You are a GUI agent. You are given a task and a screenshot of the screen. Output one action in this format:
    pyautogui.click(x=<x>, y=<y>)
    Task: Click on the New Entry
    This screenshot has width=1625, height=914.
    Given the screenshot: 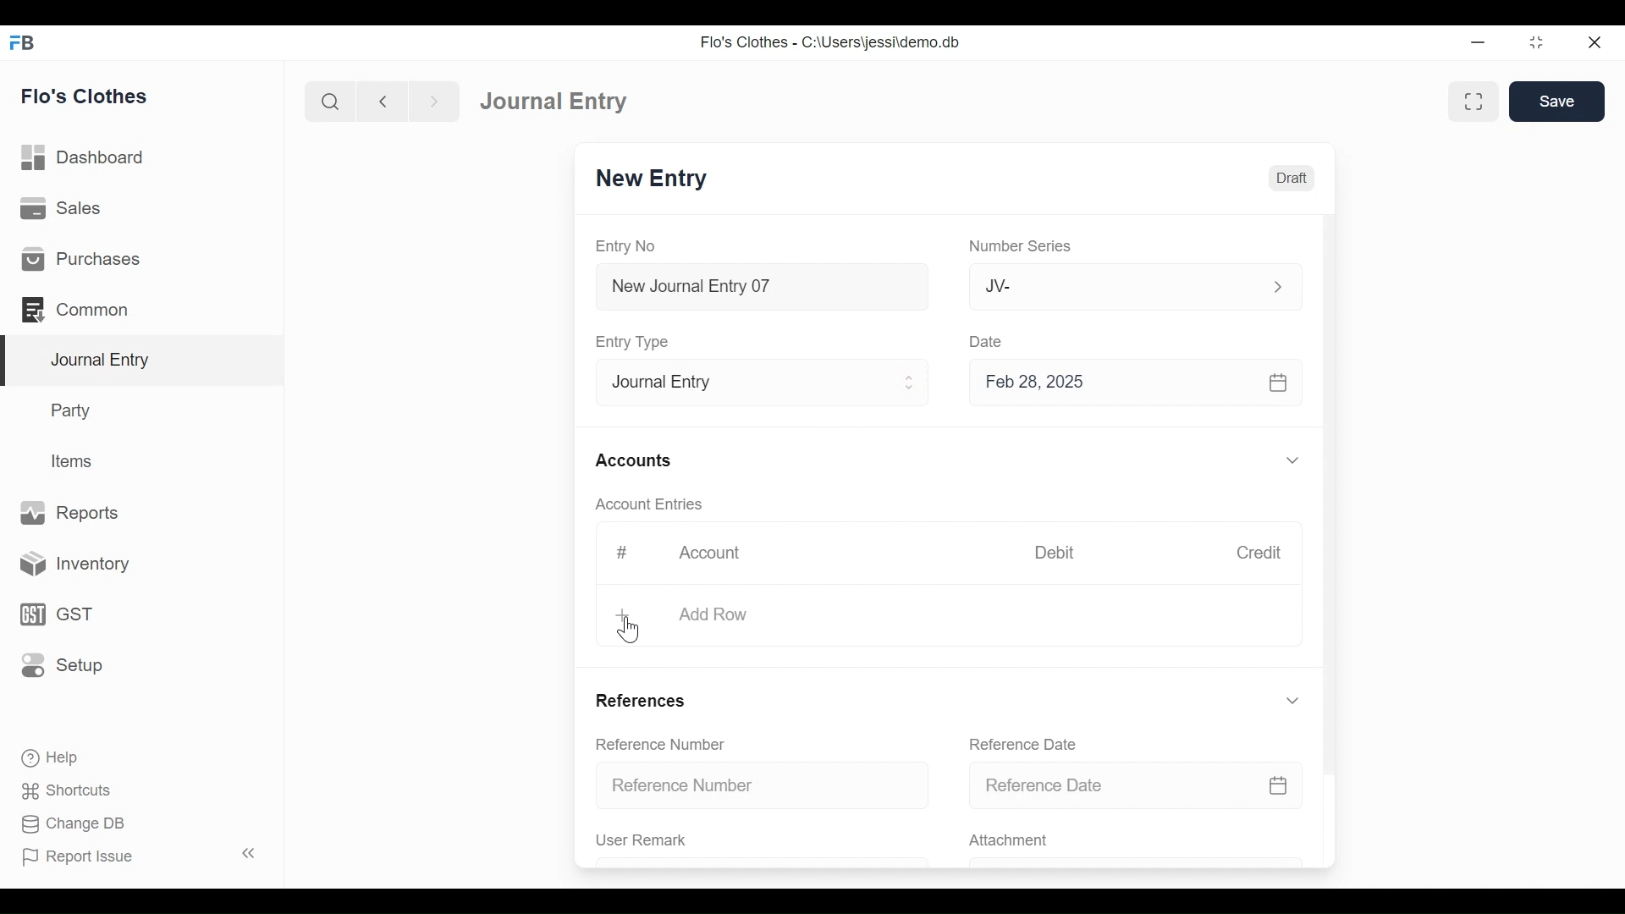 What is the action you would take?
    pyautogui.click(x=656, y=179)
    